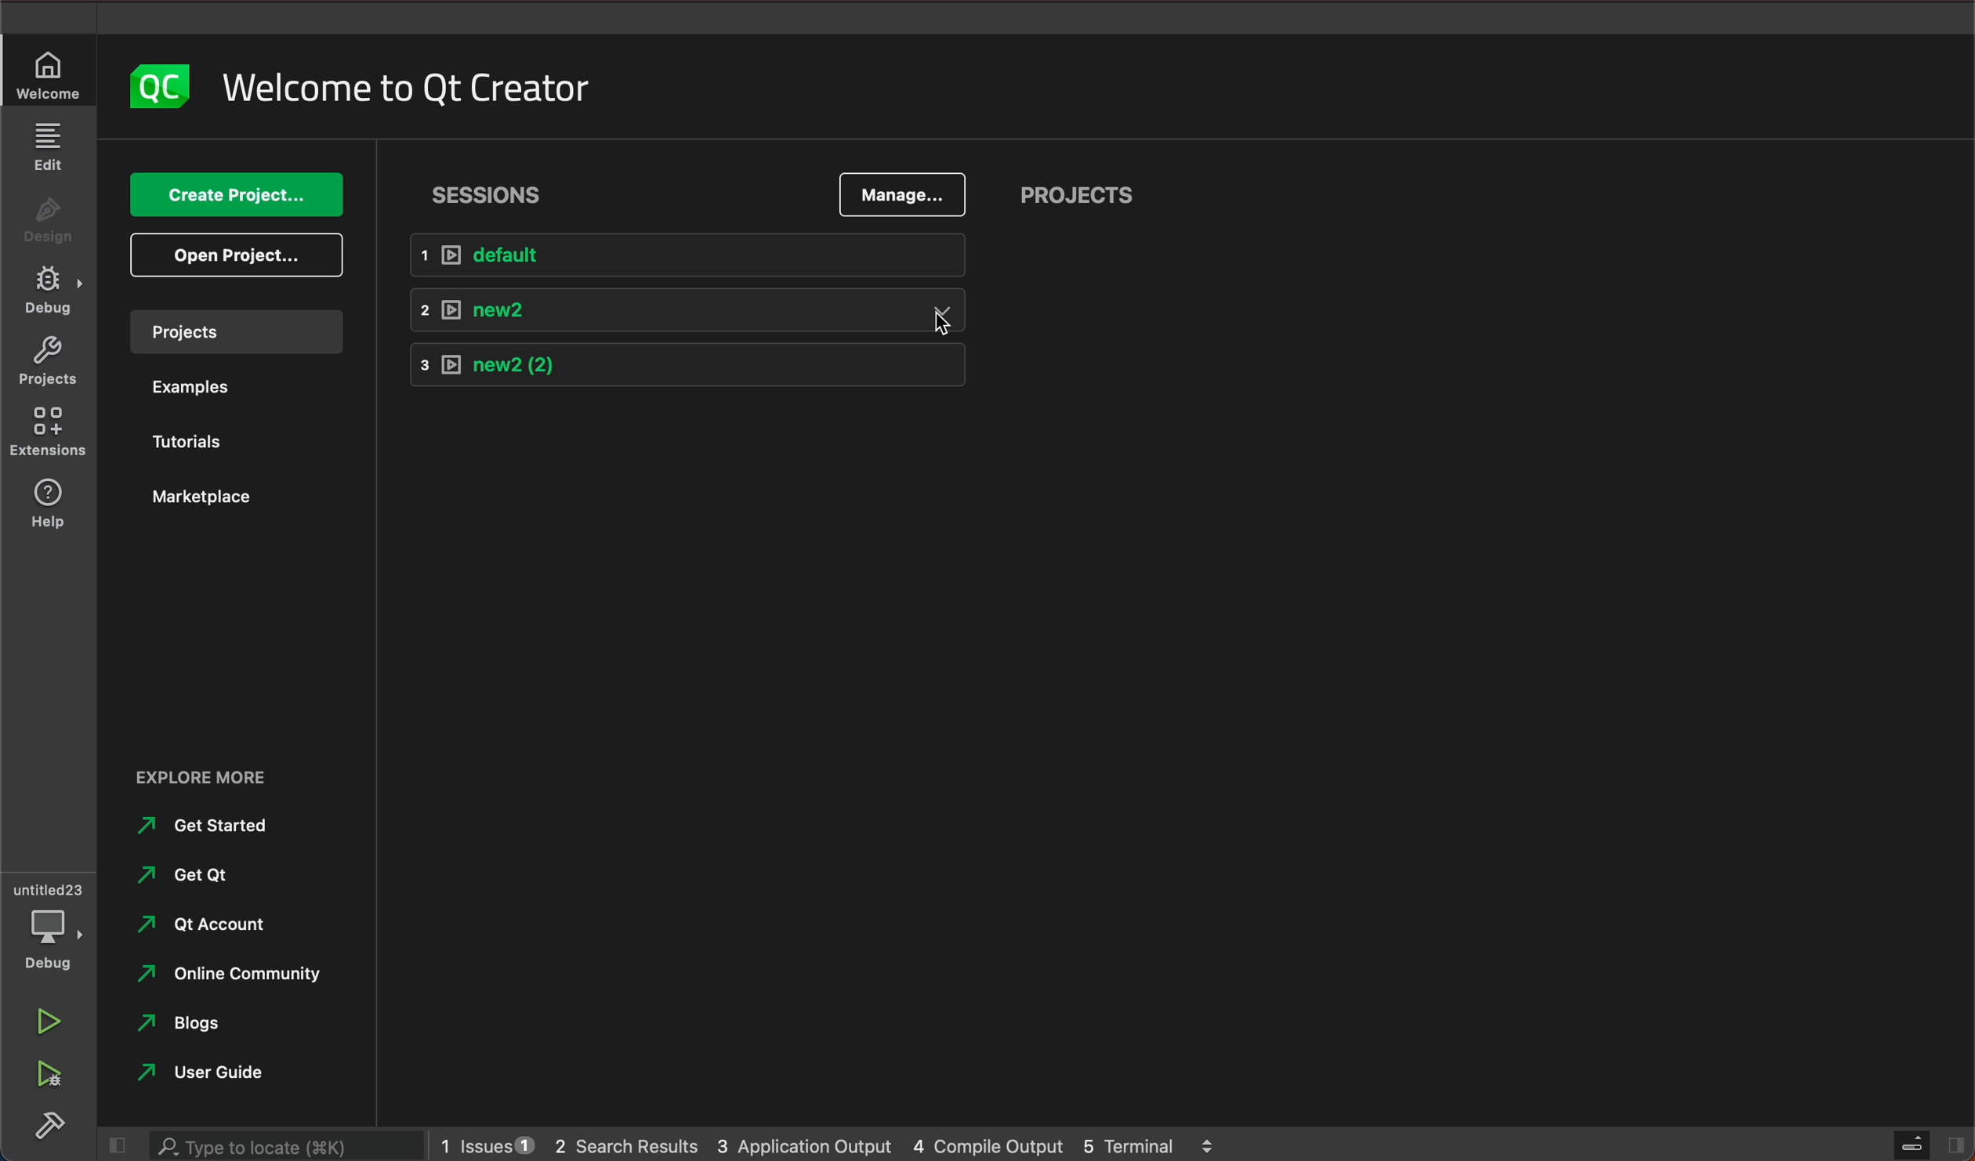 The image size is (1975, 1161). Describe the element at coordinates (203, 776) in the screenshot. I see `EXPLORE MORE` at that location.